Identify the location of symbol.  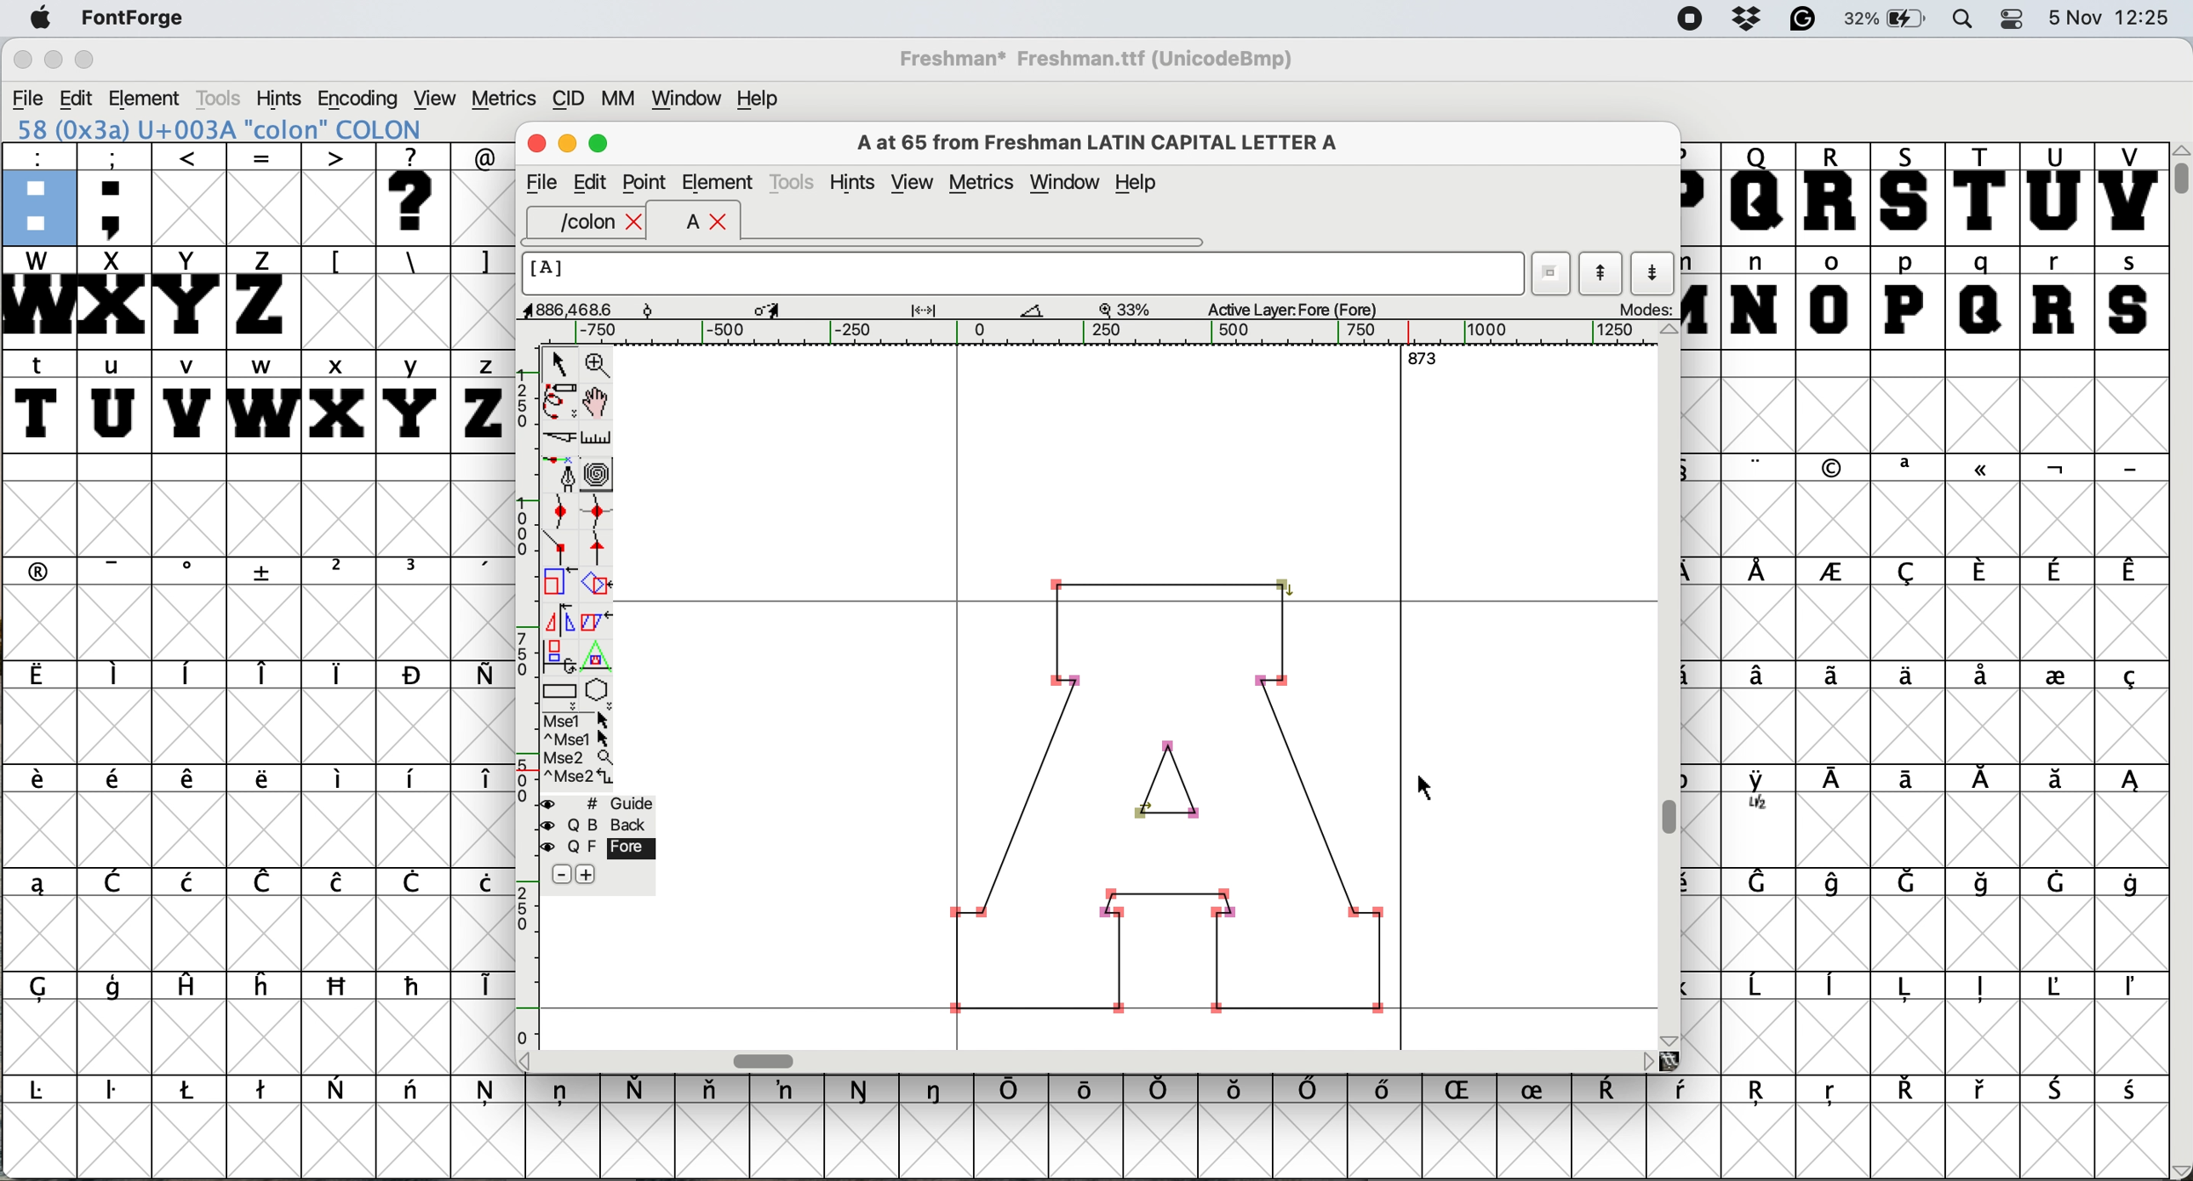
(116, 1094).